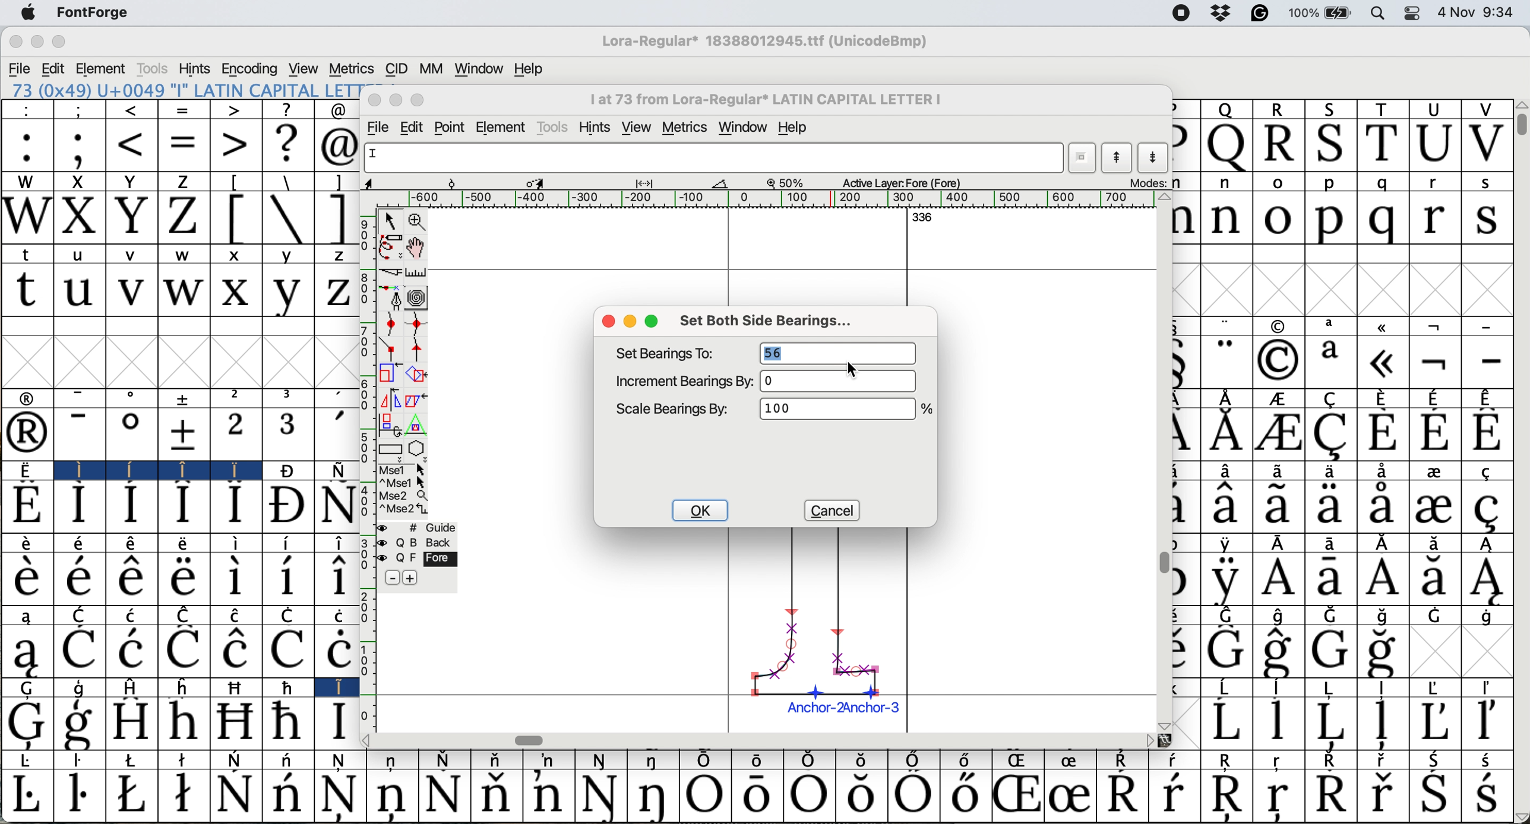 The image size is (1530, 824). What do you see at coordinates (29, 796) in the screenshot?
I see `Symbol` at bounding box center [29, 796].